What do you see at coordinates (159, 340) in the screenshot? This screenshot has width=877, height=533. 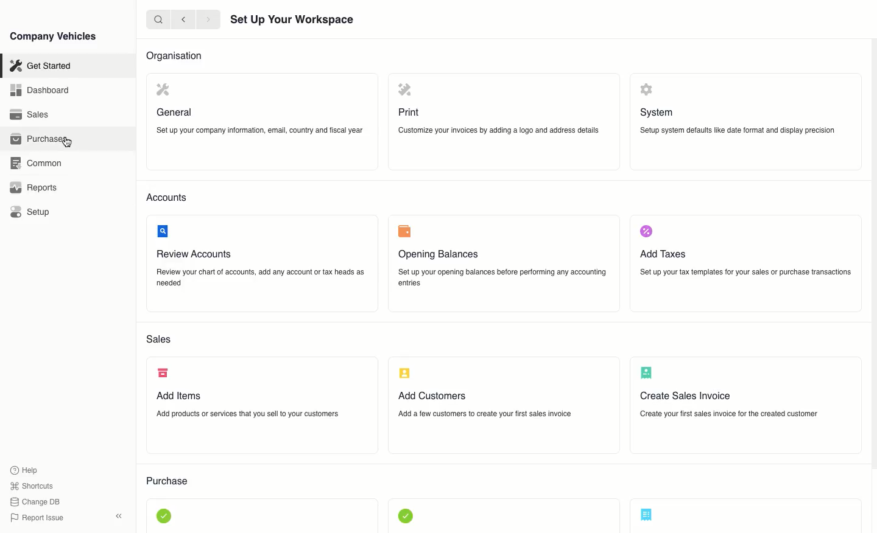 I see `Sales` at bounding box center [159, 340].